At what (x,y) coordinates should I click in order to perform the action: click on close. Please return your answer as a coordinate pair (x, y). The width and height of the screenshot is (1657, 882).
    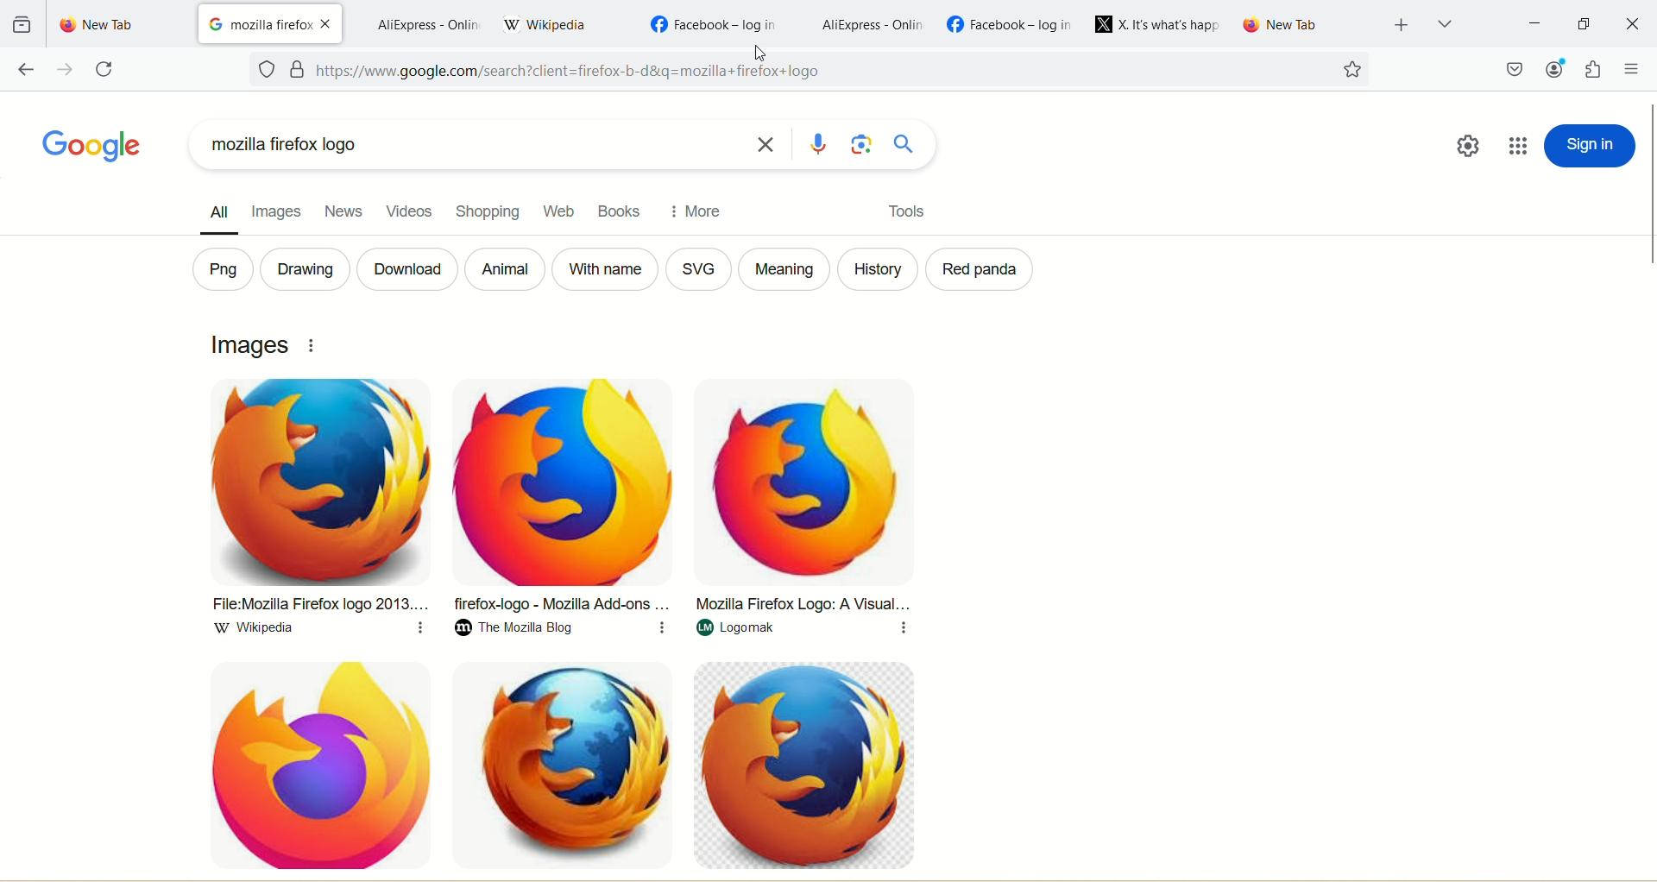
    Looking at the image, I should click on (1632, 22).